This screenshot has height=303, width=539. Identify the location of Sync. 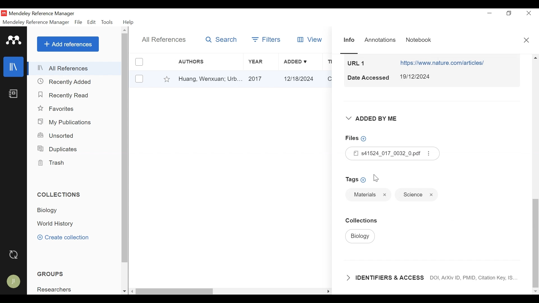
(14, 255).